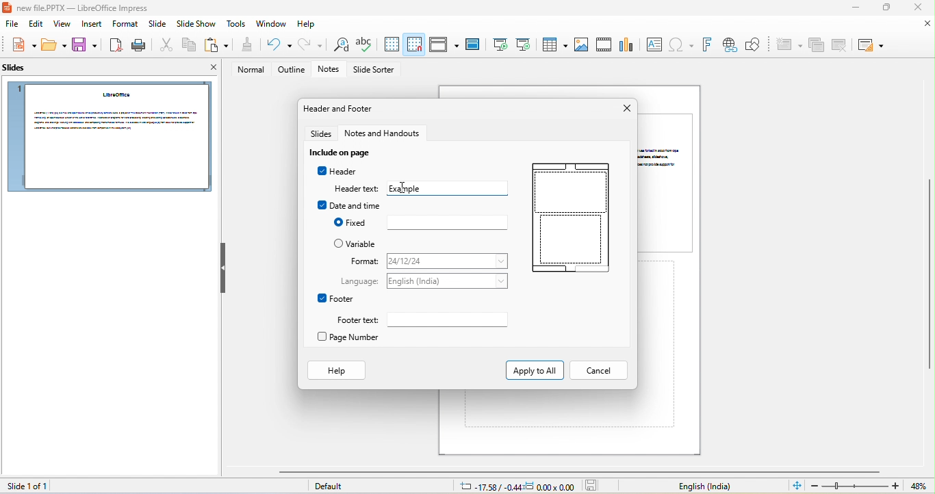 This screenshot has height=494, width=935. What do you see at coordinates (114, 45) in the screenshot?
I see `export directly as pdf` at bounding box center [114, 45].